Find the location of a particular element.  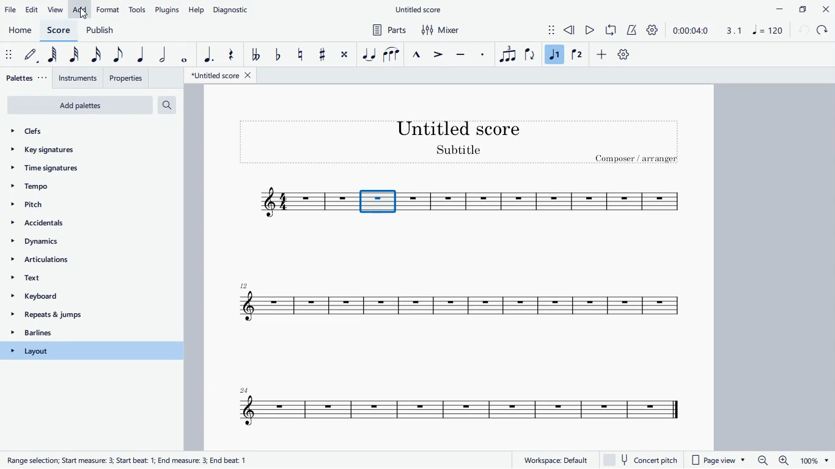

clefs is located at coordinates (79, 131).